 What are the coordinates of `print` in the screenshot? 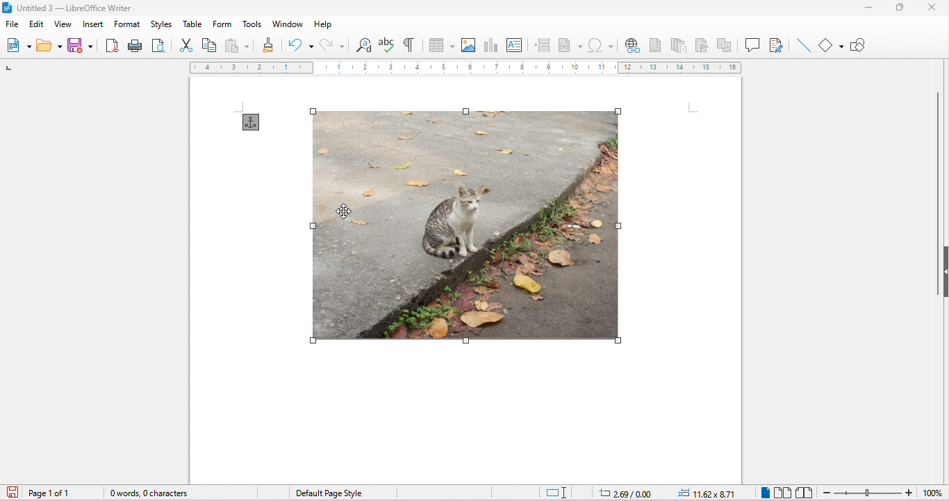 It's located at (137, 46).